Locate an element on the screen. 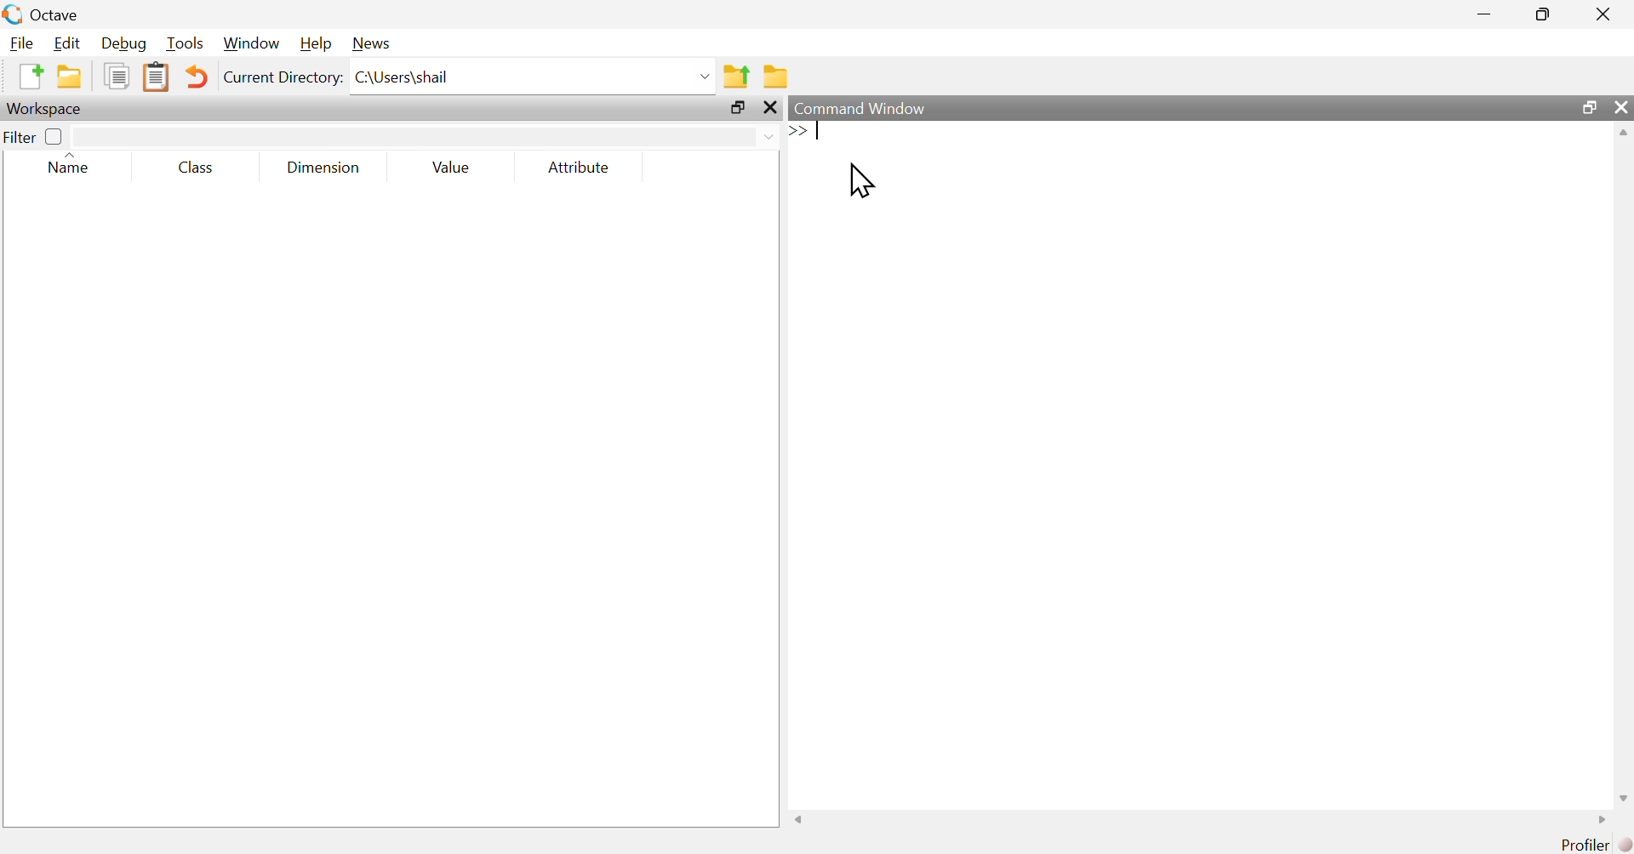 The width and height of the screenshot is (1634, 854). Edit is located at coordinates (66, 42).